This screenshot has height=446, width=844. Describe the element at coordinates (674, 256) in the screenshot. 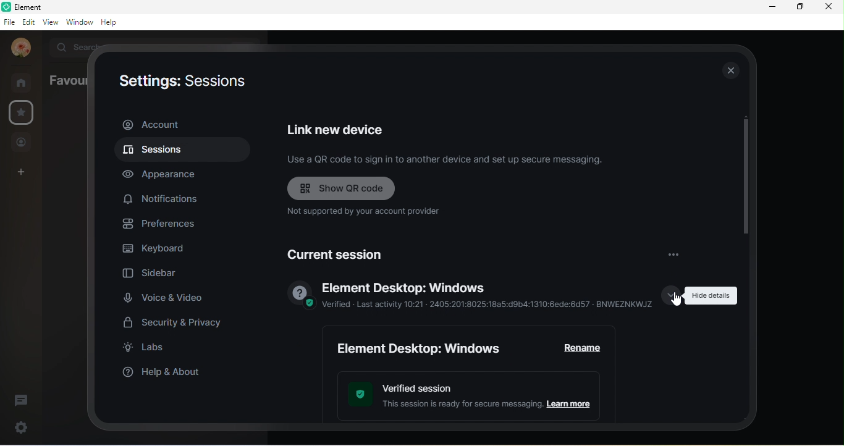

I see `options` at that location.